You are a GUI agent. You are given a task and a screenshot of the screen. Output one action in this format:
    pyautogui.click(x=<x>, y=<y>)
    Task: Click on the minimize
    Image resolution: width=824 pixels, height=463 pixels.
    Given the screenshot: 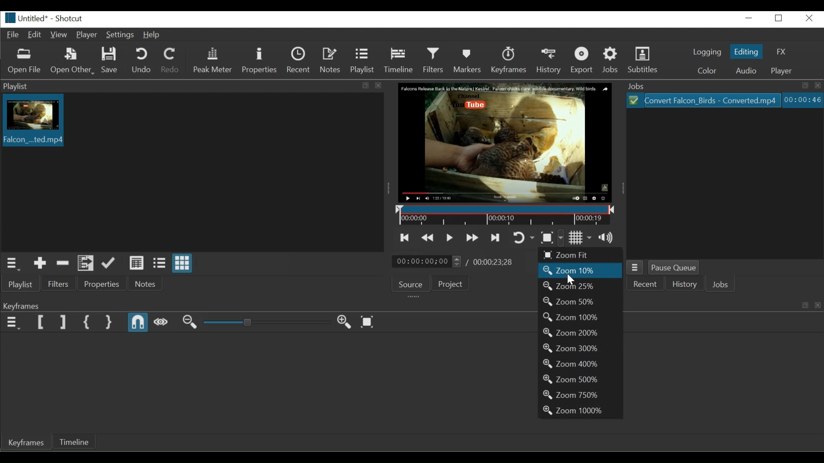 What is the action you would take?
    pyautogui.click(x=748, y=17)
    